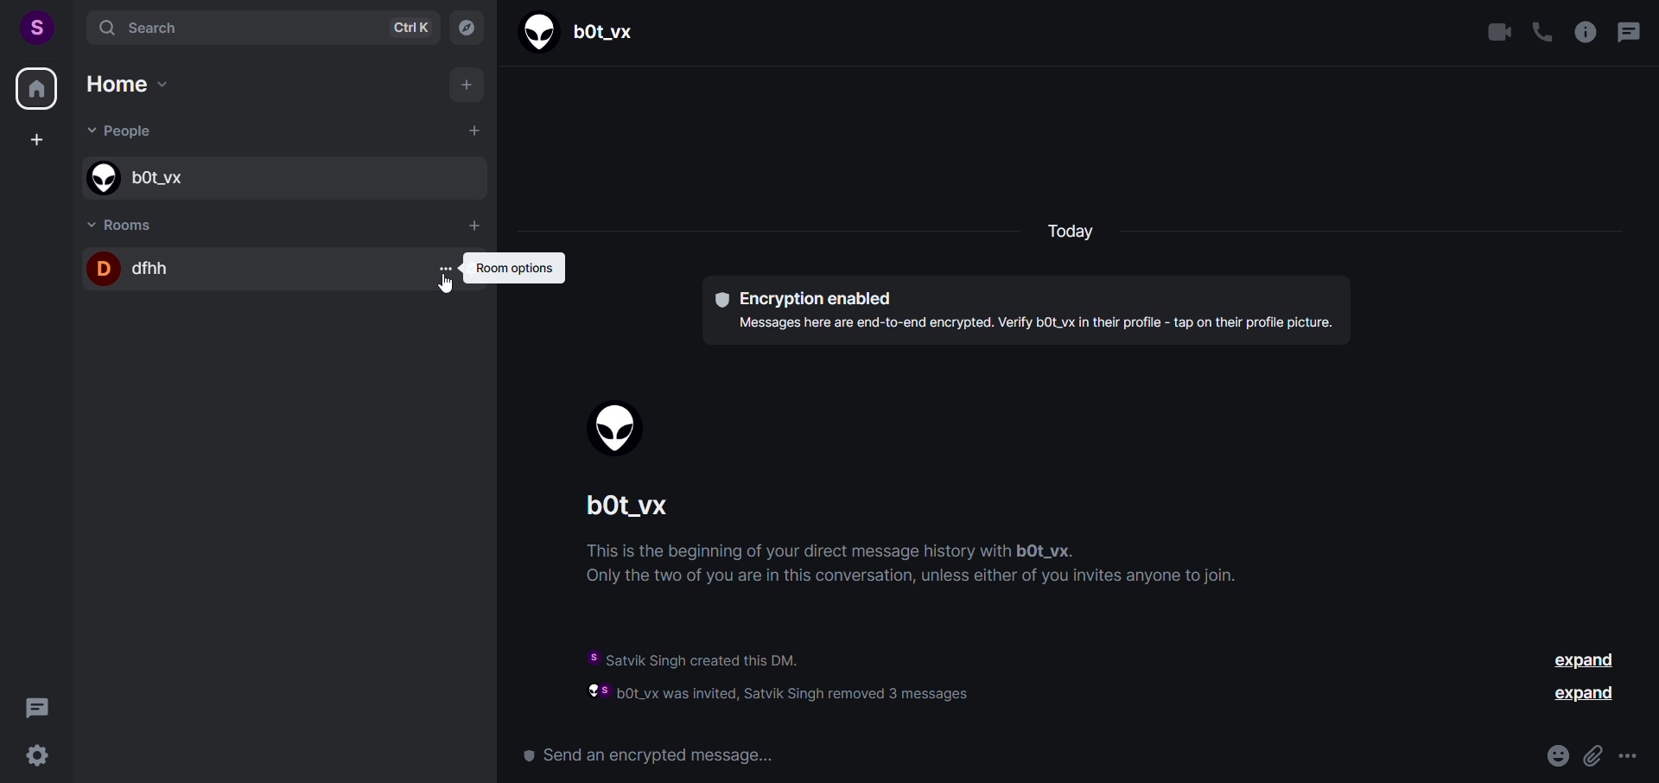 The image size is (1659, 783). Describe the element at coordinates (444, 267) in the screenshot. I see `more room options` at that location.